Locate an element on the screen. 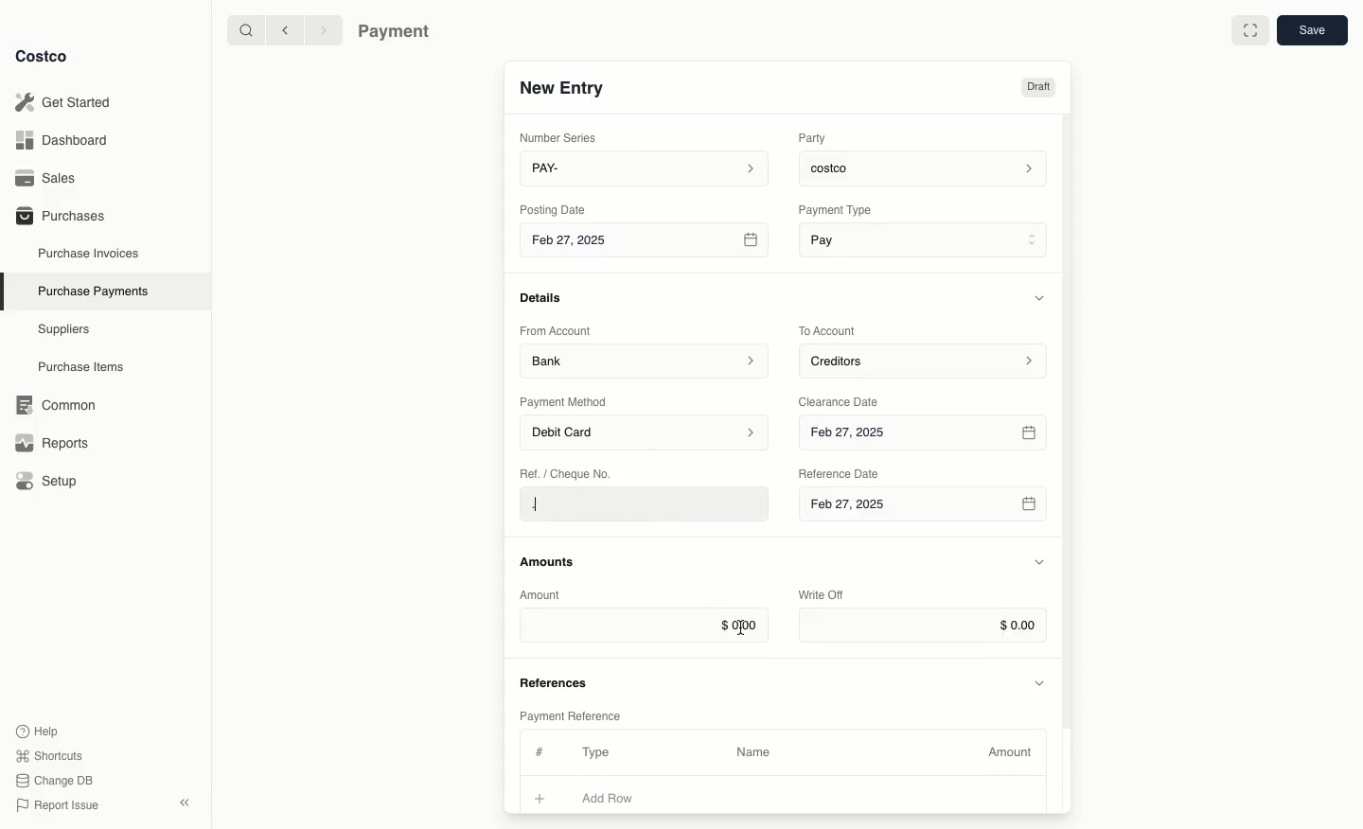  Sales is located at coordinates (52, 178).